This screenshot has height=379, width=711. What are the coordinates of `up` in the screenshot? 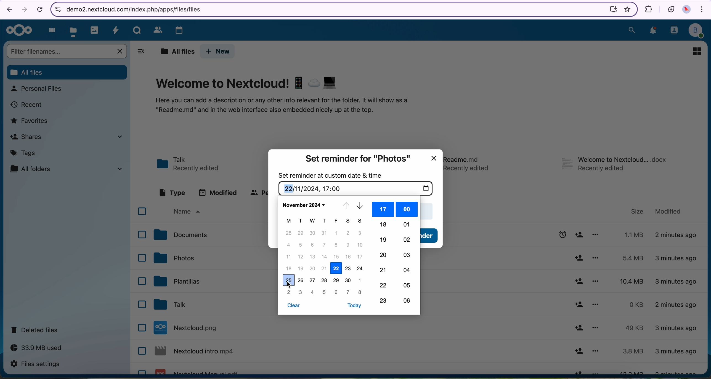 It's located at (346, 206).